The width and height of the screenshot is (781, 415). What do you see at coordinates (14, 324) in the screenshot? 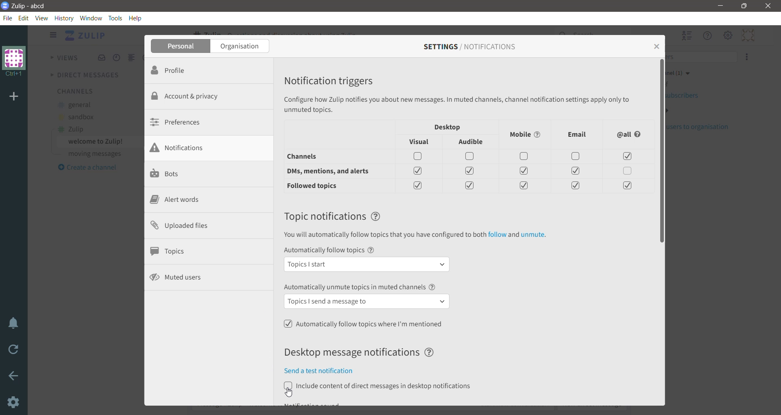
I see `Enable Do Not Disturb` at bounding box center [14, 324].